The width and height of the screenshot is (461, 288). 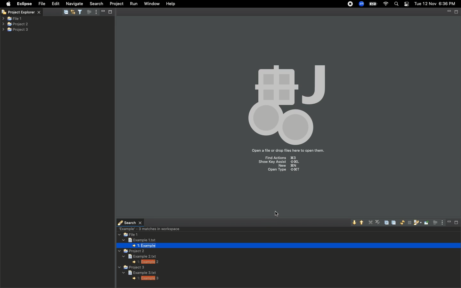 I want to click on Eclipse, so click(x=24, y=4).